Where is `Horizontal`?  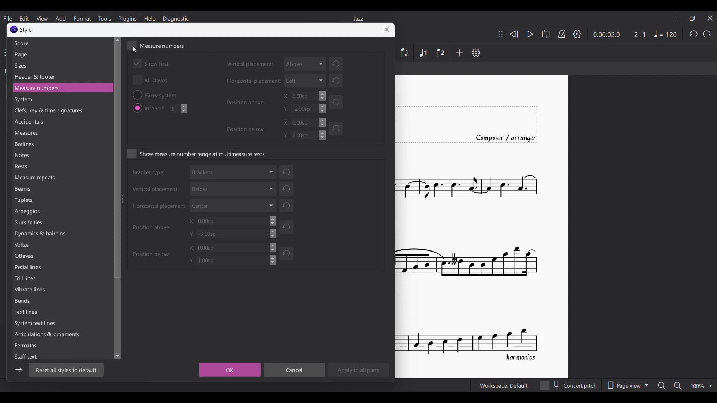
Horizontal is located at coordinates (251, 81).